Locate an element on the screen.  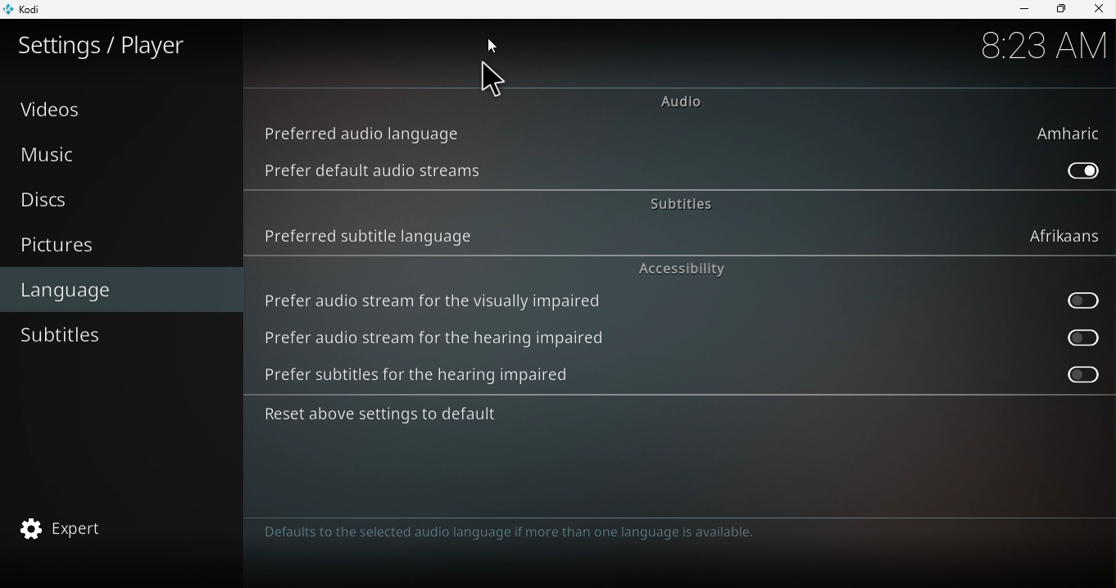
Prefer audio stream for the visually impaired is located at coordinates (1075, 302).